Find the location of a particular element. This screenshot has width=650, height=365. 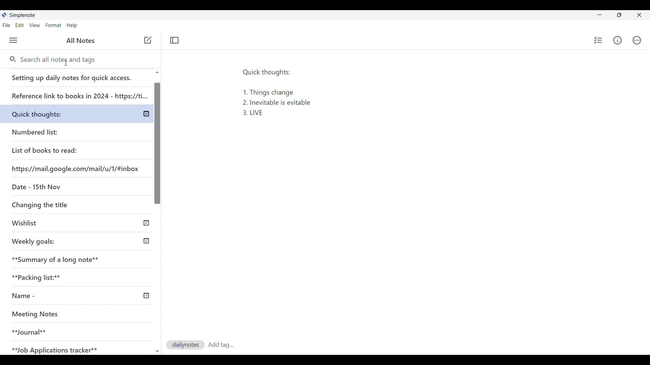

Edit menu is located at coordinates (20, 25).